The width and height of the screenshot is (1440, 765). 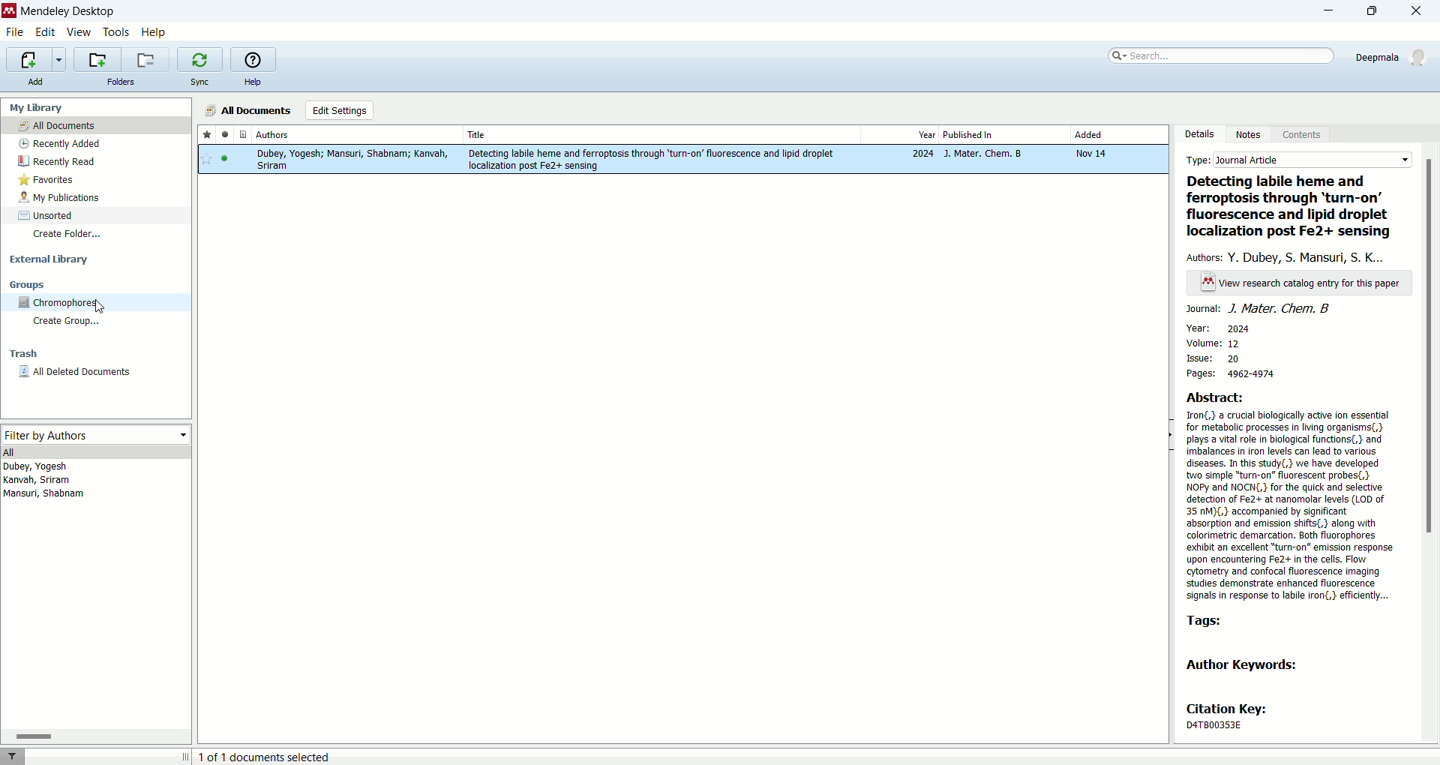 I want to click on synchronize library with mendeley web, so click(x=199, y=60).